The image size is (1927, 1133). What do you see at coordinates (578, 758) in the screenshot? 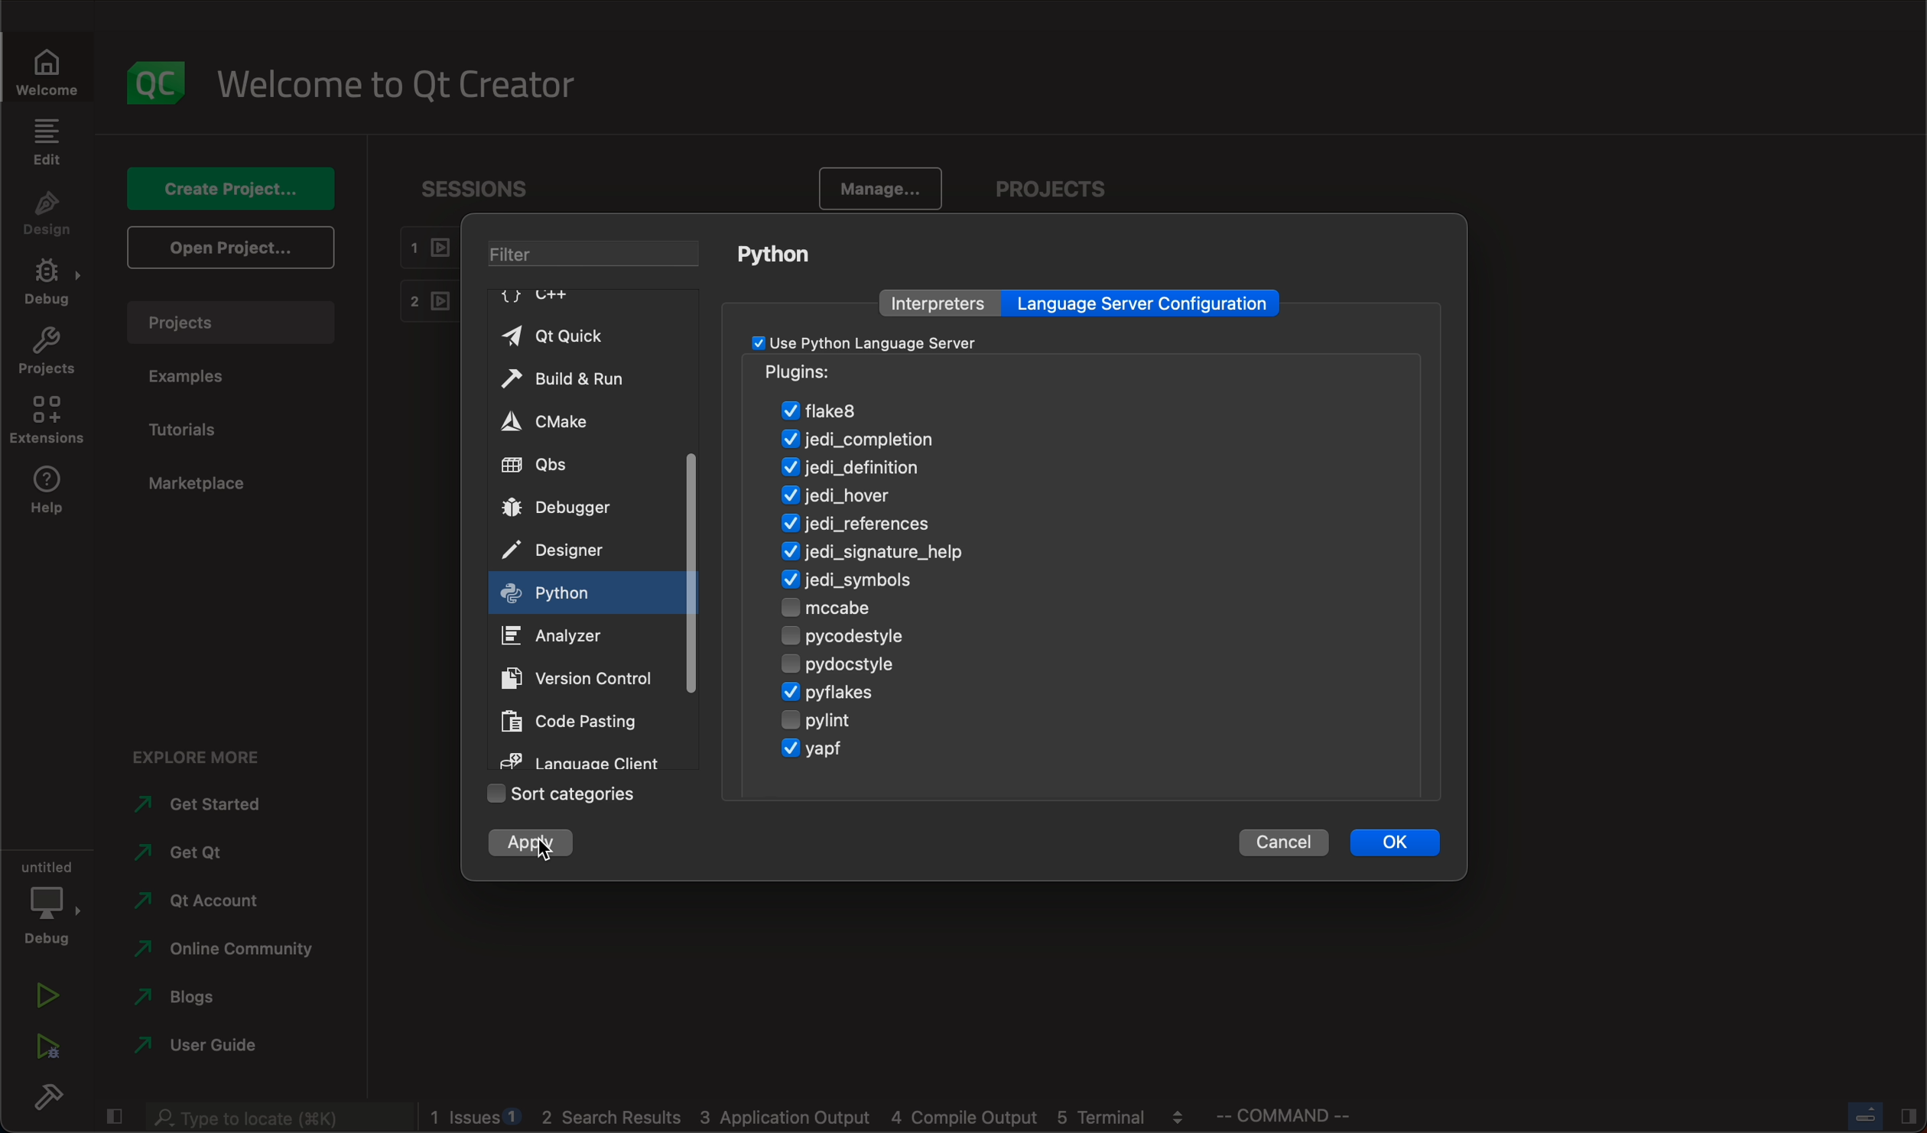
I see `language` at bounding box center [578, 758].